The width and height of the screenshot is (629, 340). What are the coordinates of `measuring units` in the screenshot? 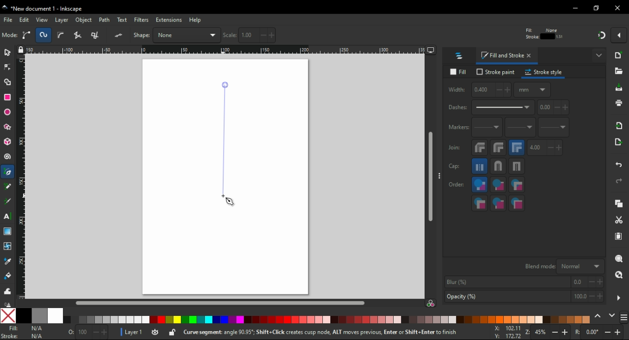 It's located at (532, 89).